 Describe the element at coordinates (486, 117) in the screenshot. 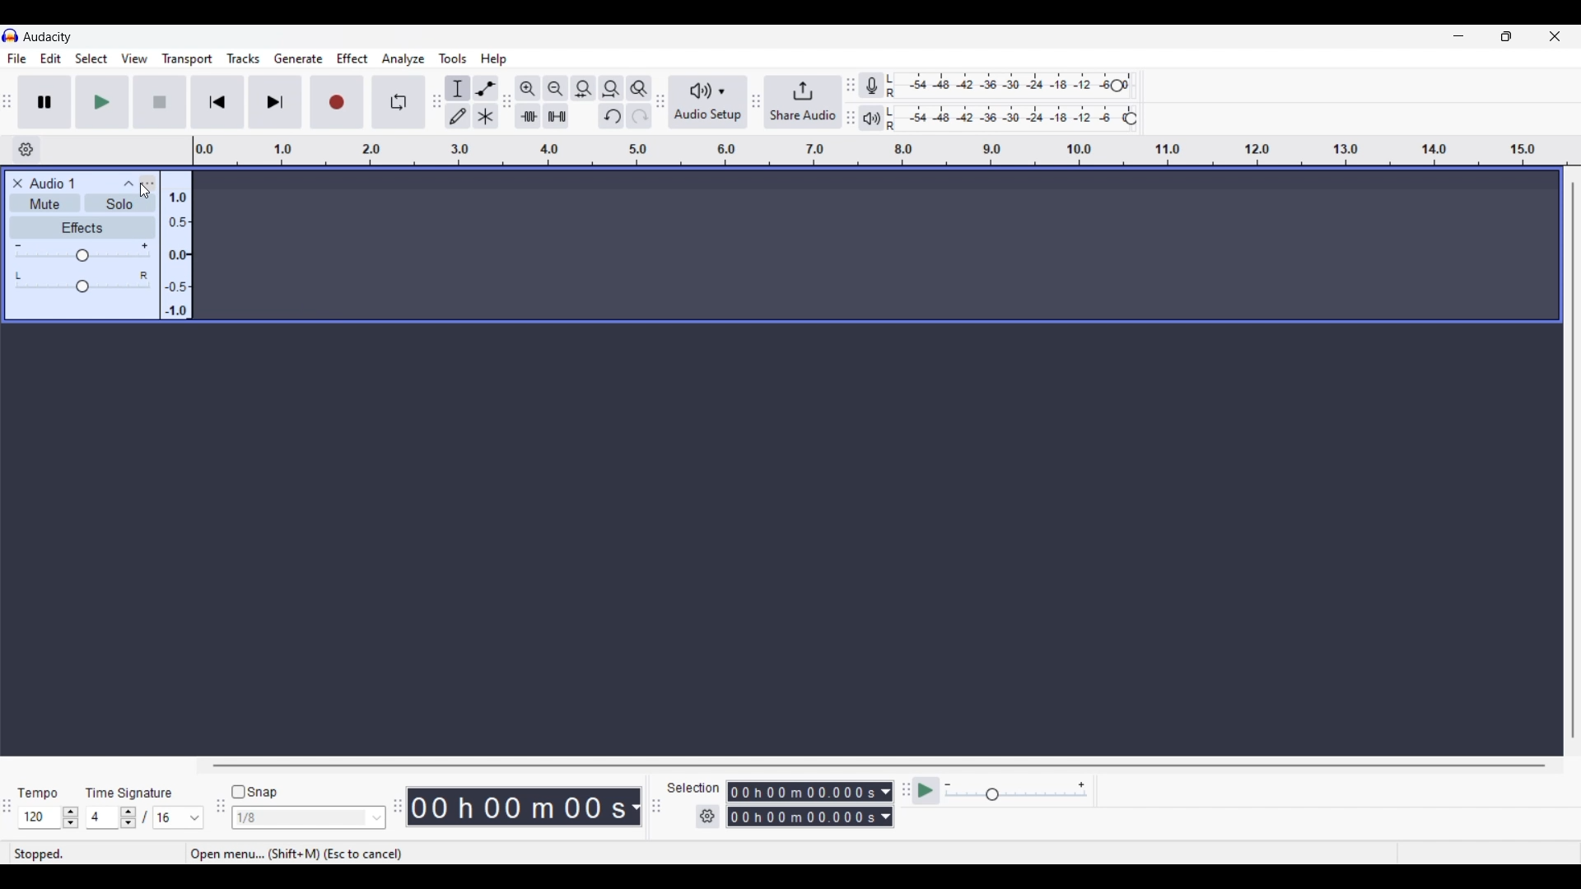

I see `Multitool` at that location.